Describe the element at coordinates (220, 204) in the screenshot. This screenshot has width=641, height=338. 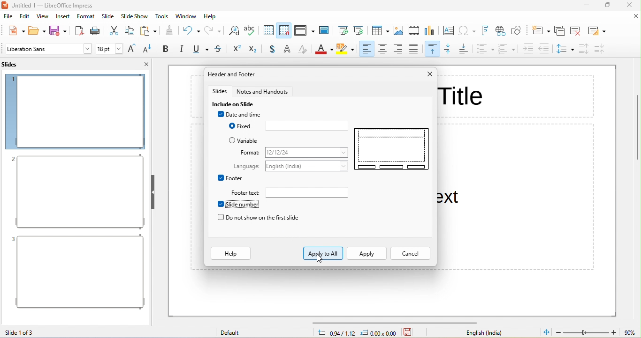
I see `Checkbox` at that location.